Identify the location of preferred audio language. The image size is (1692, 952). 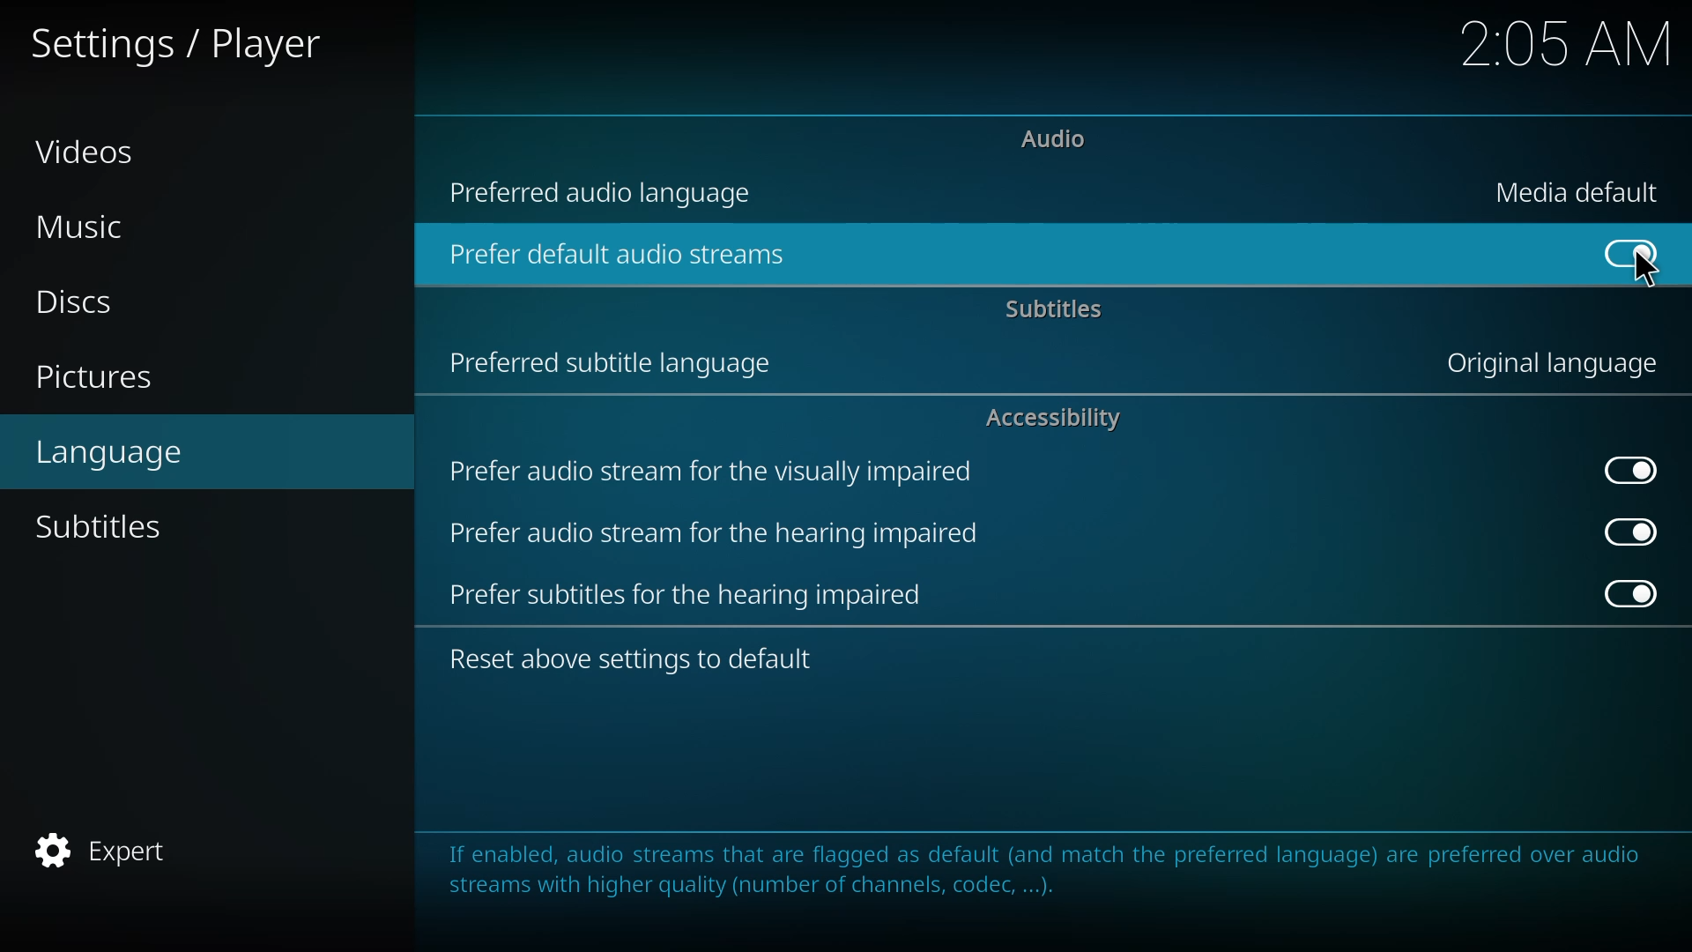
(610, 190).